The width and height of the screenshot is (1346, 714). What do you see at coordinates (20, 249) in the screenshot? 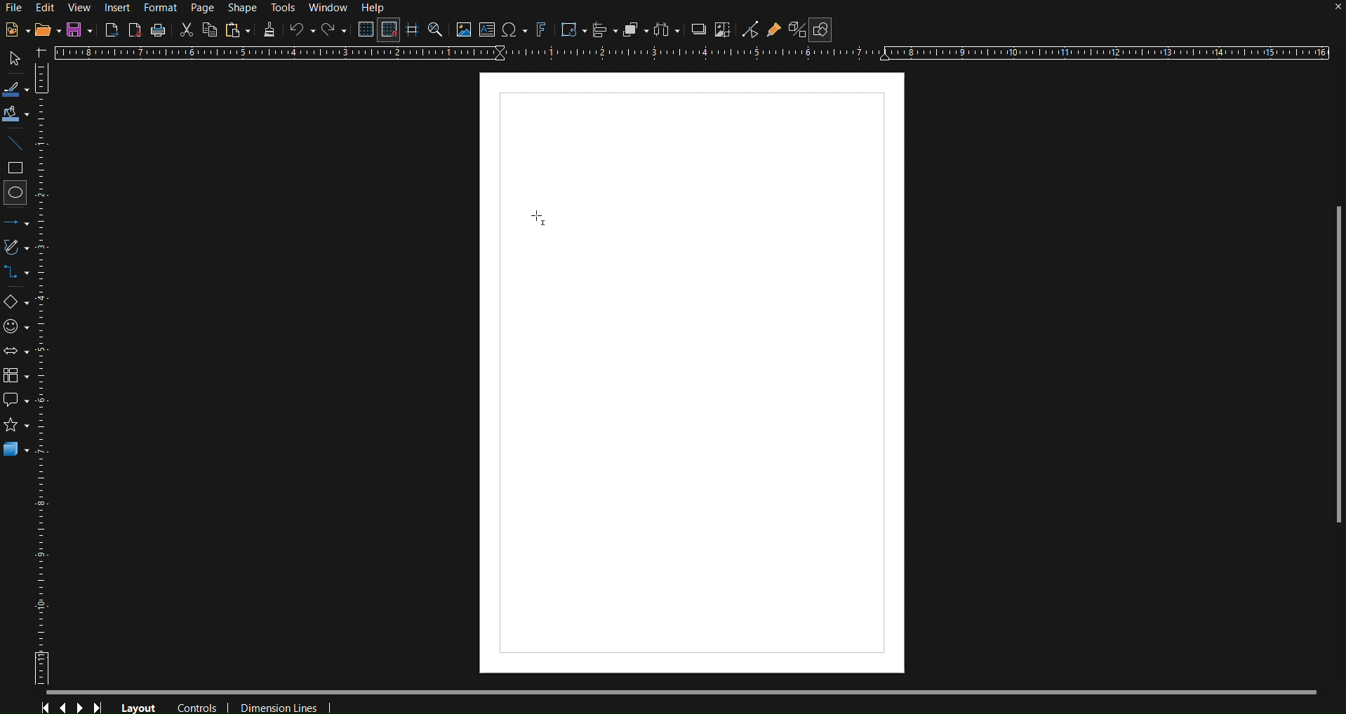
I see `Curves and Polygons` at bounding box center [20, 249].